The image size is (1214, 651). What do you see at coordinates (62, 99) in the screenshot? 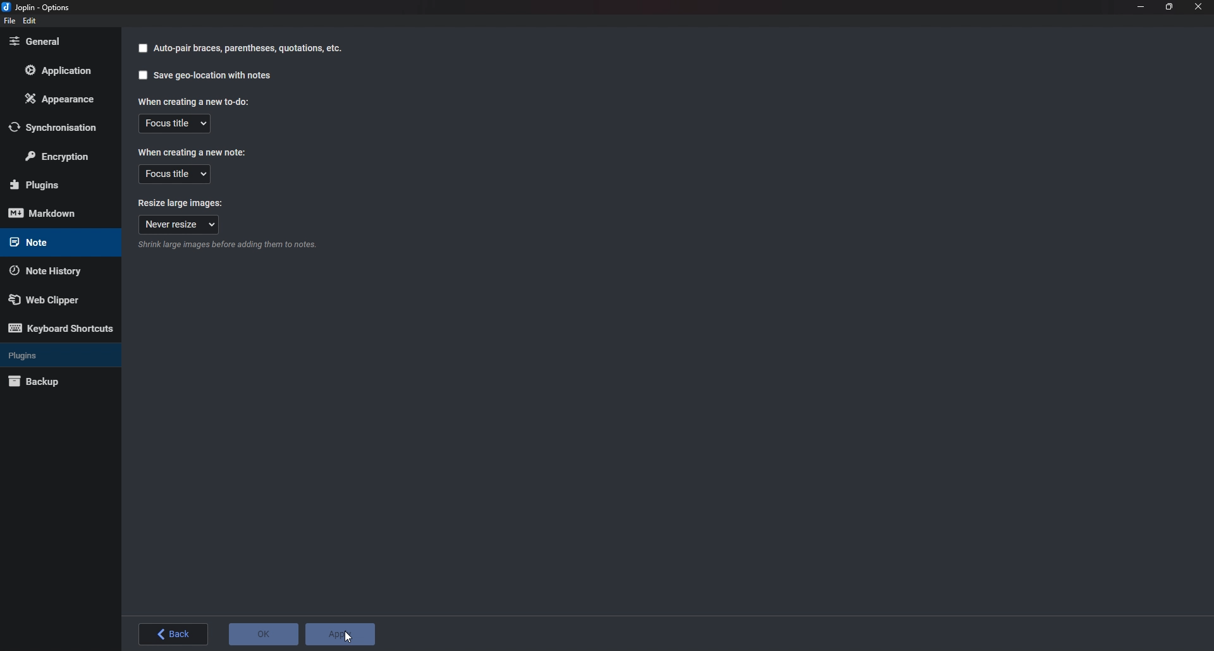
I see `Appearance` at bounding box center [62, 99].